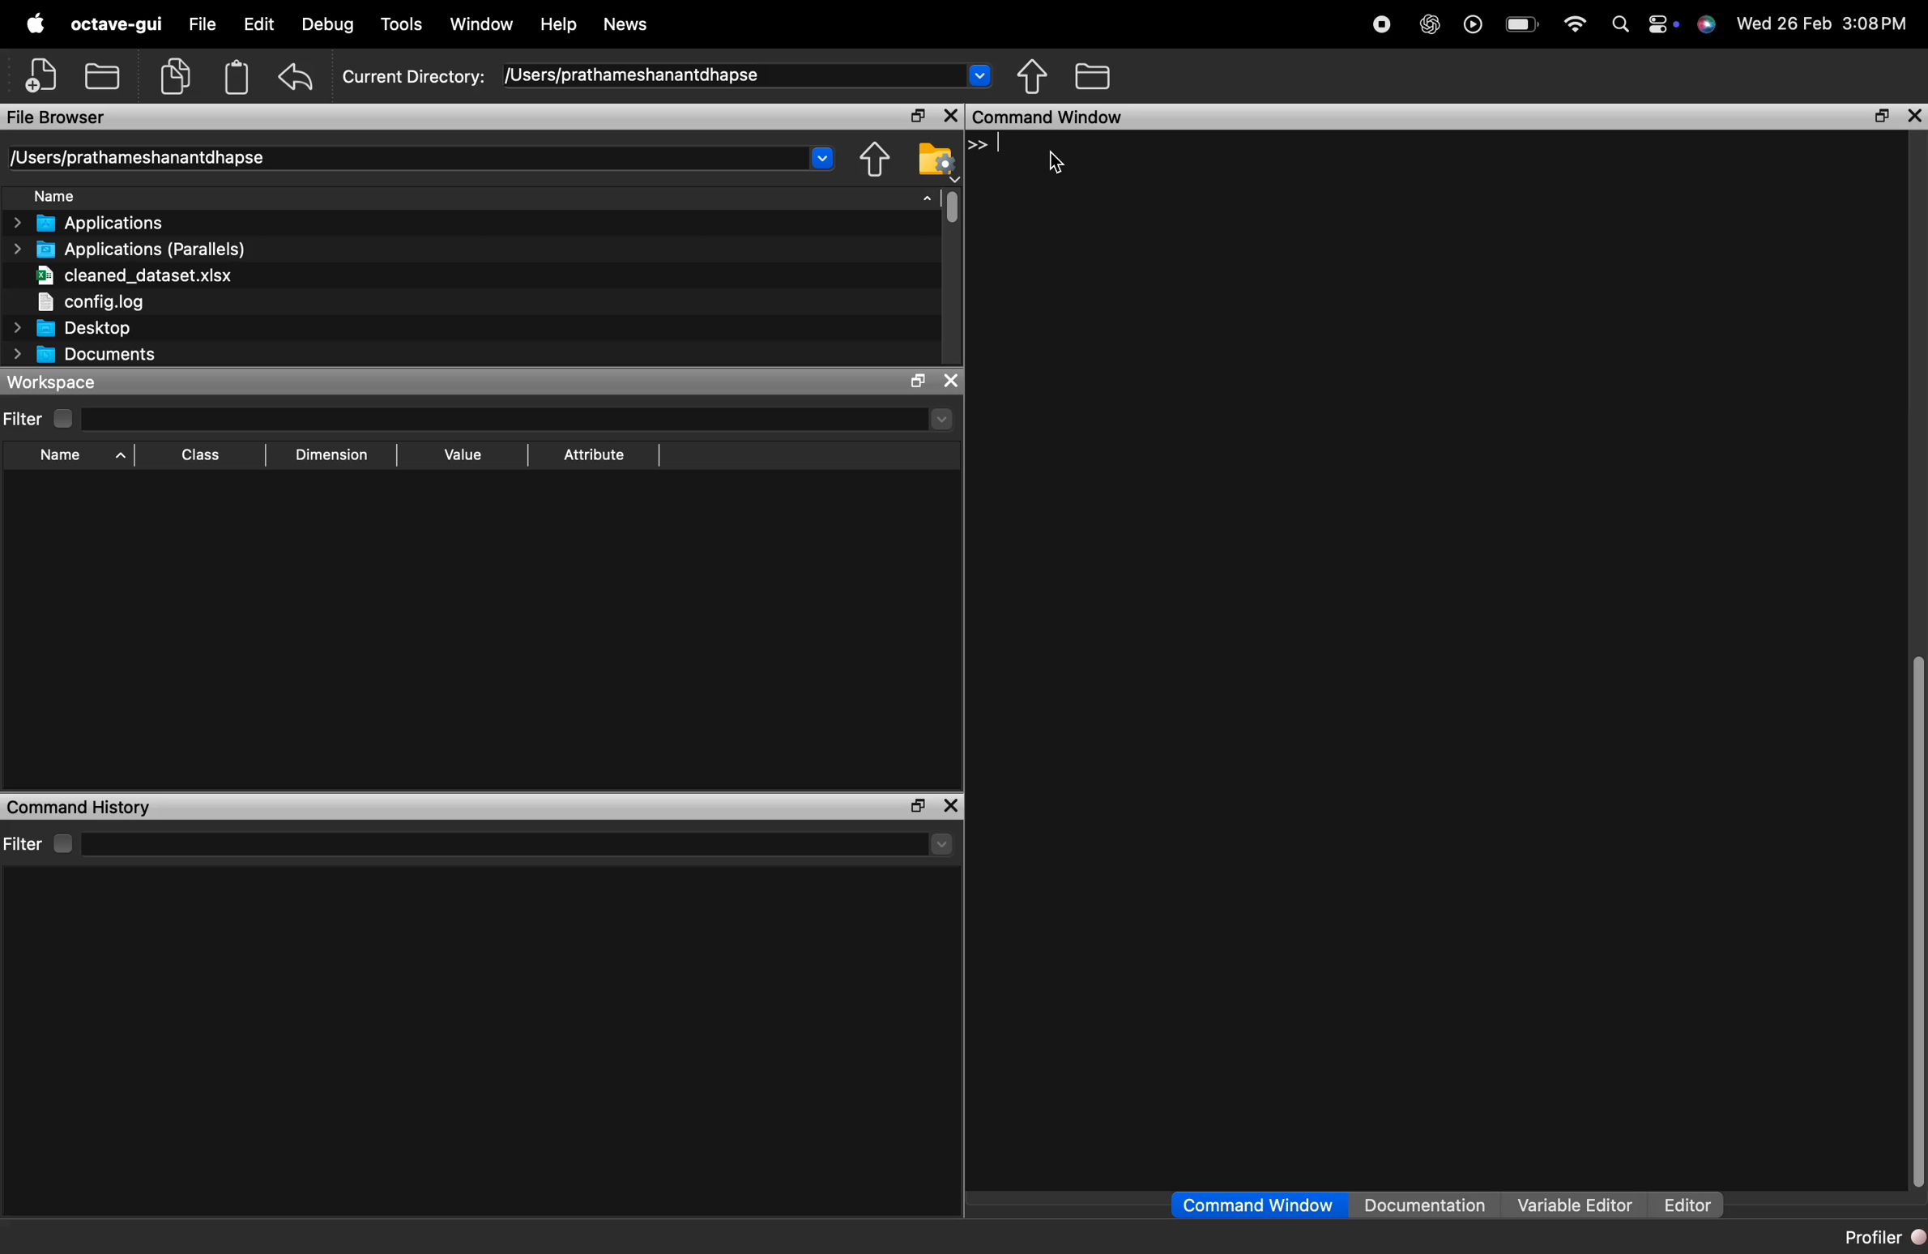  What do you see at coordinates (200, 24) in the screenshot?
I see `File` at bounding box center [200, 24].